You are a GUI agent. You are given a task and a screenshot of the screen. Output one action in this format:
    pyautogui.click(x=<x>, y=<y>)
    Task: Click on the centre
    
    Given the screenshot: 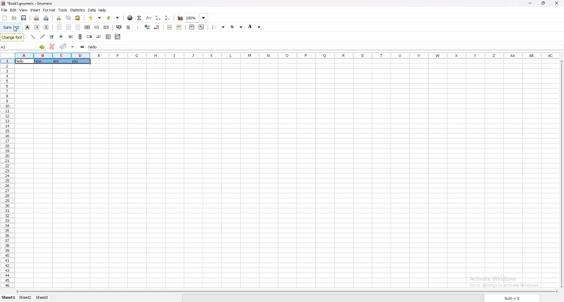 What is the action you would take?
    pyautogui.click(x=68, y=27)
    